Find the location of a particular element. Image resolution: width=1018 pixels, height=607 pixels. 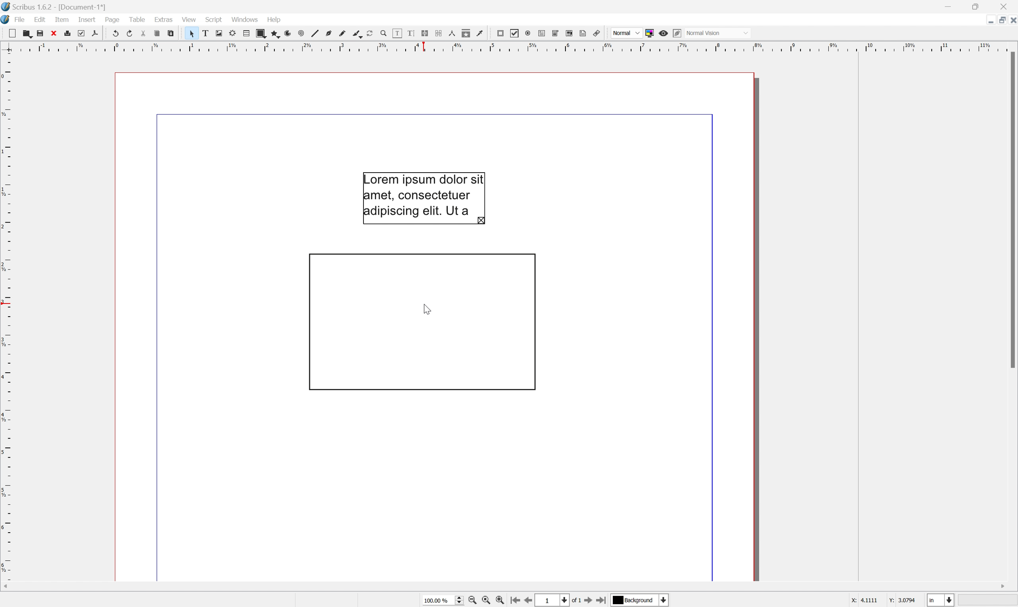

PDF push button is located at coordinates (501, 34).